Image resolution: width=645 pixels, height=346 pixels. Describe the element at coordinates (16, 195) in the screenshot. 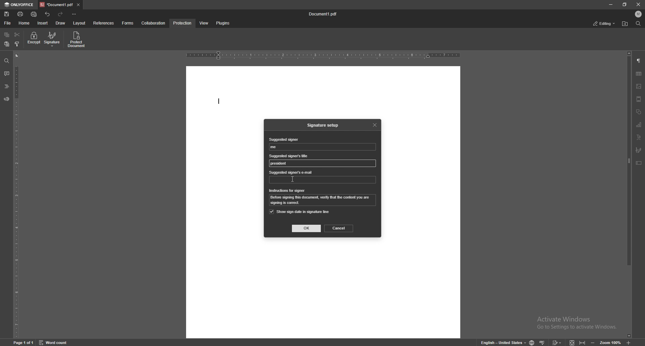

I see `vertical scale` at that location.